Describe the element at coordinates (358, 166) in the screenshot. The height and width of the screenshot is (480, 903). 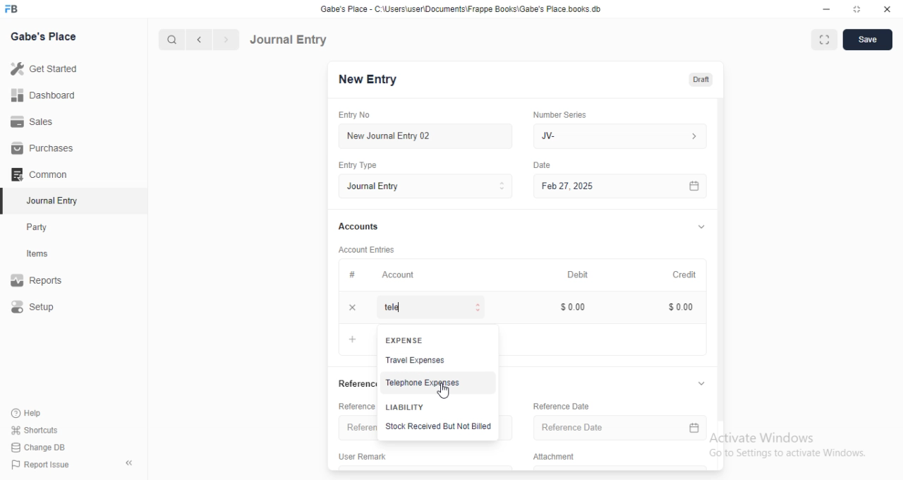
I see `Entry Type` at that location.